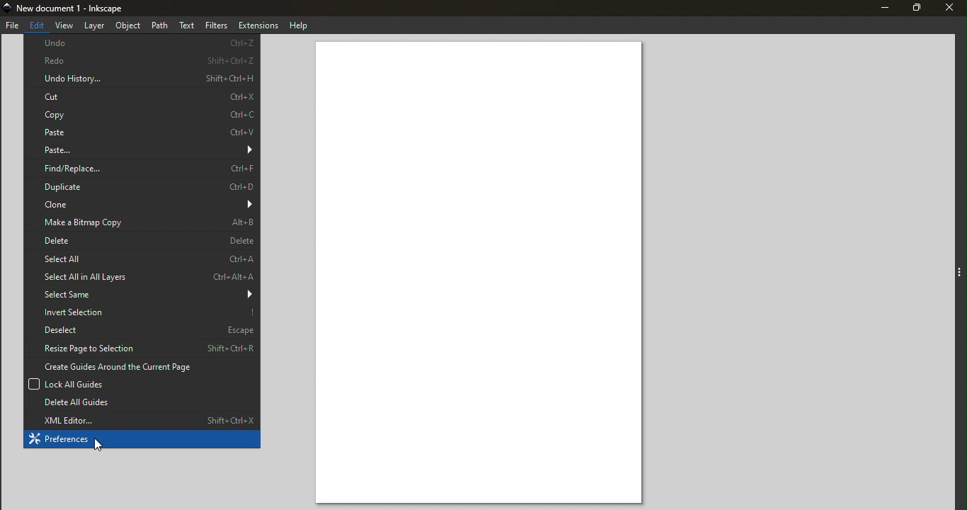  I want to click on Delete all guides, so click(142, 402).